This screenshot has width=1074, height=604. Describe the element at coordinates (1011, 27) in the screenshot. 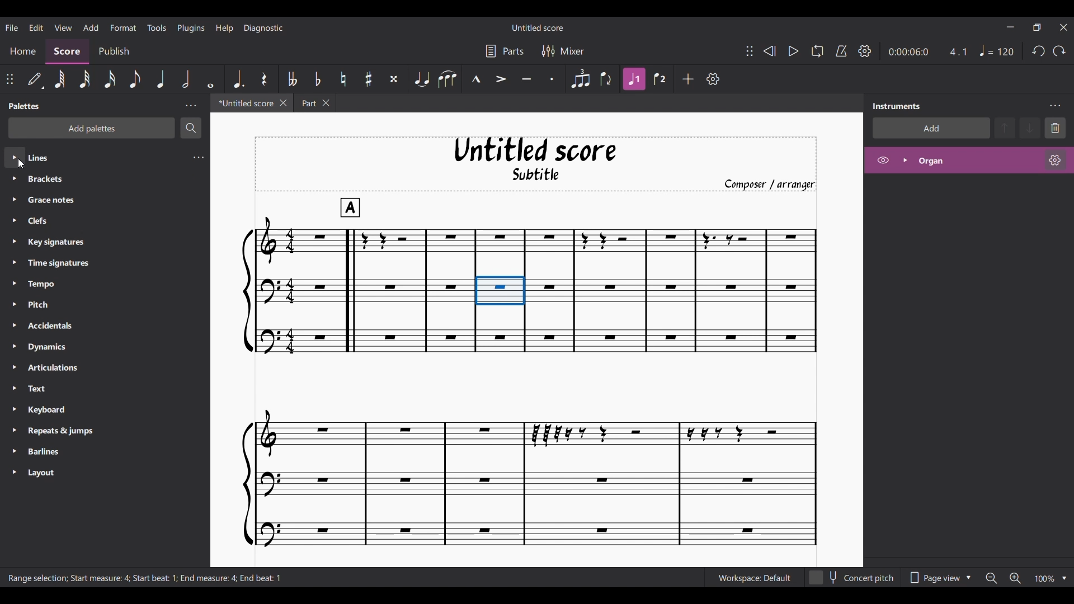

I see `Minimize` at that location.